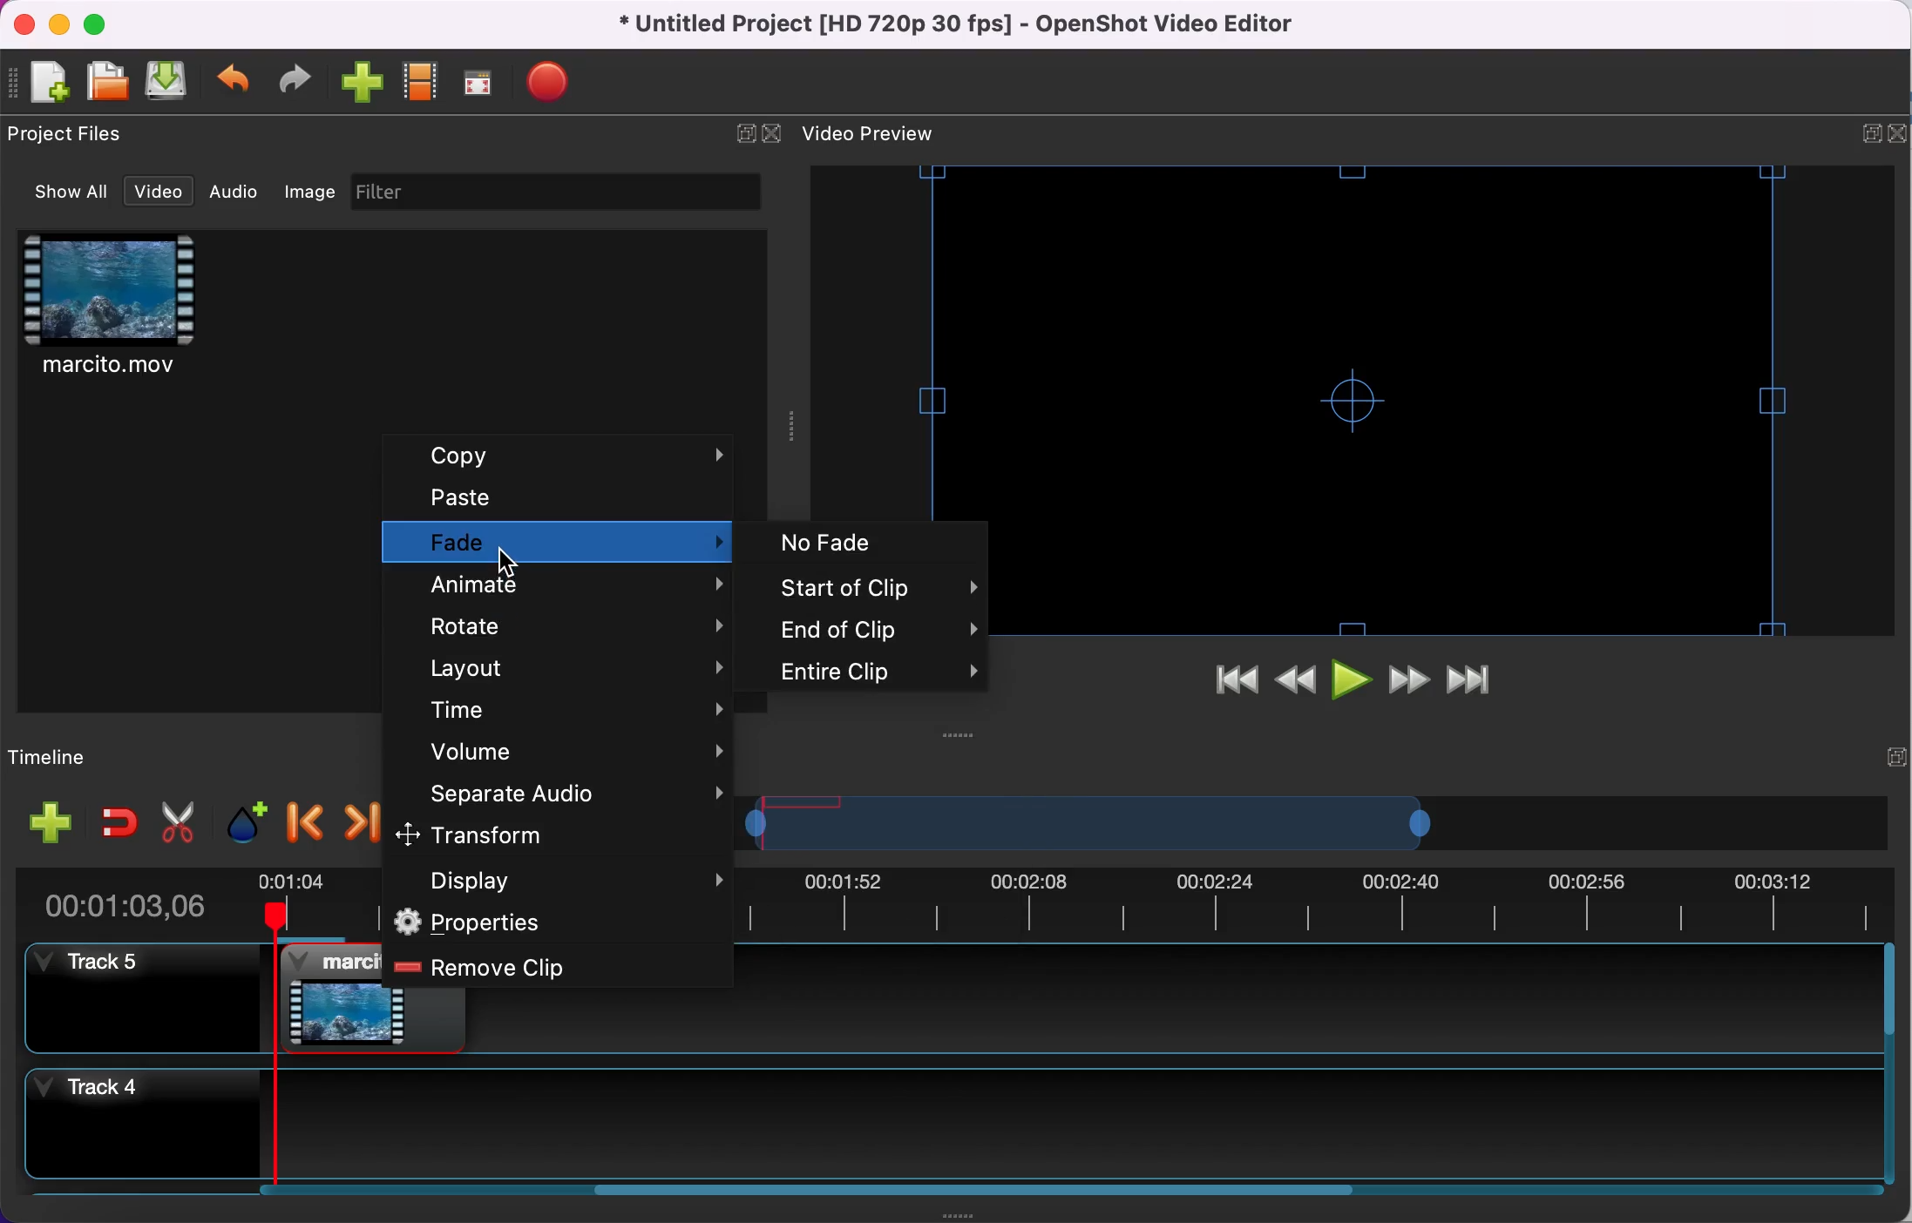 This screenshot has width=1912, height=1223. What do you see at coordinates (1353, 685) in the screenshot?
I see `play` at bounding box center [1353, 685].